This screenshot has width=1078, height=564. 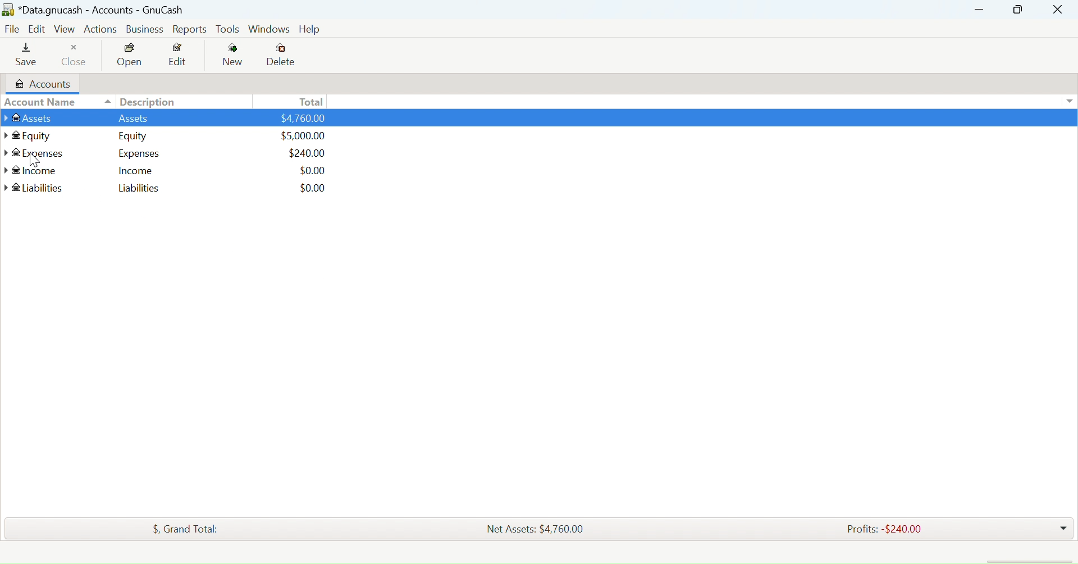 What do you see at coordinates (145, 101) in the screenshot?
I see `Description` at bounding box center [145, 101].